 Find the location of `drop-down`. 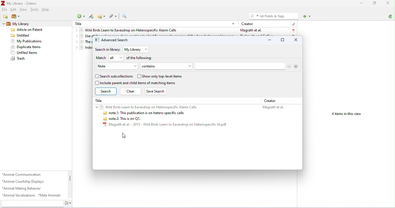

drop-down is located at coordinates (135, 66).